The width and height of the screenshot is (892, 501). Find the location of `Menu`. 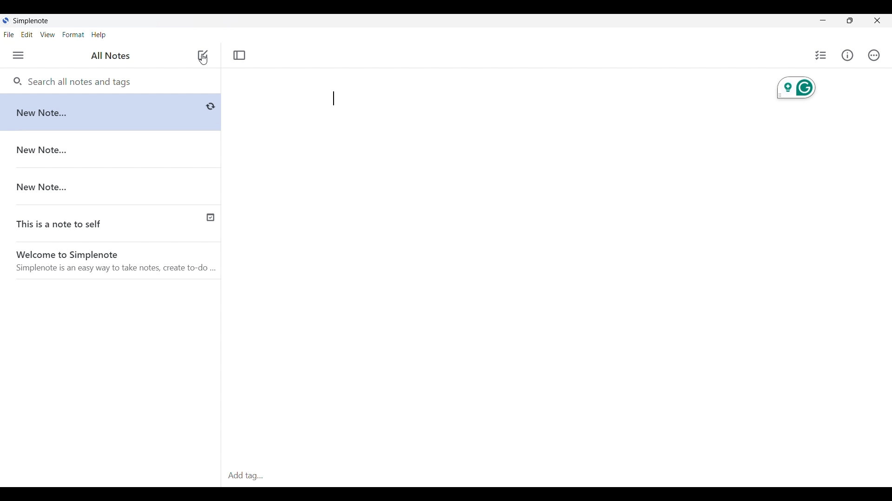

Menu is located at coordinates (18, 55).